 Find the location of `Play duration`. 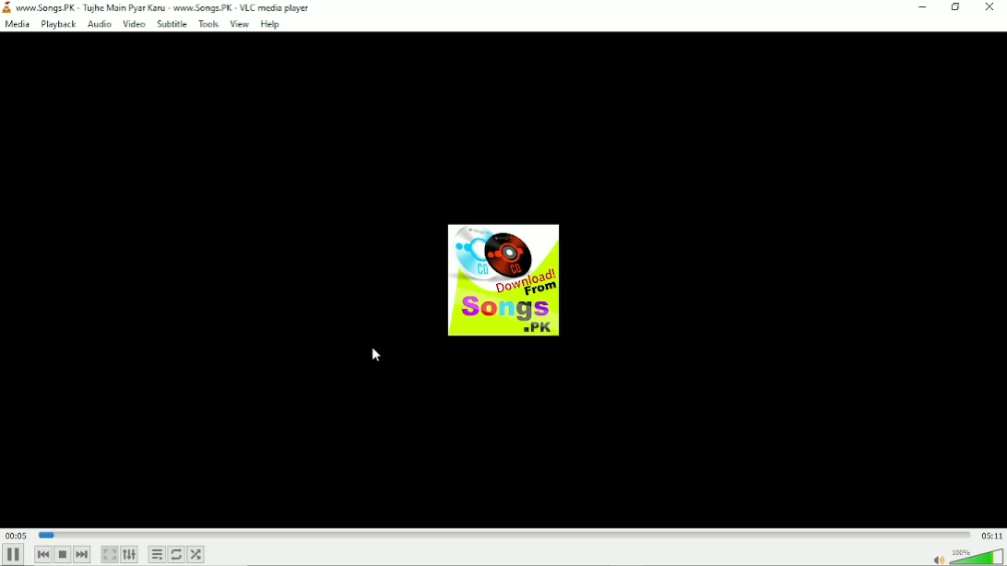

Play duration is located at coordinates (502, 535).